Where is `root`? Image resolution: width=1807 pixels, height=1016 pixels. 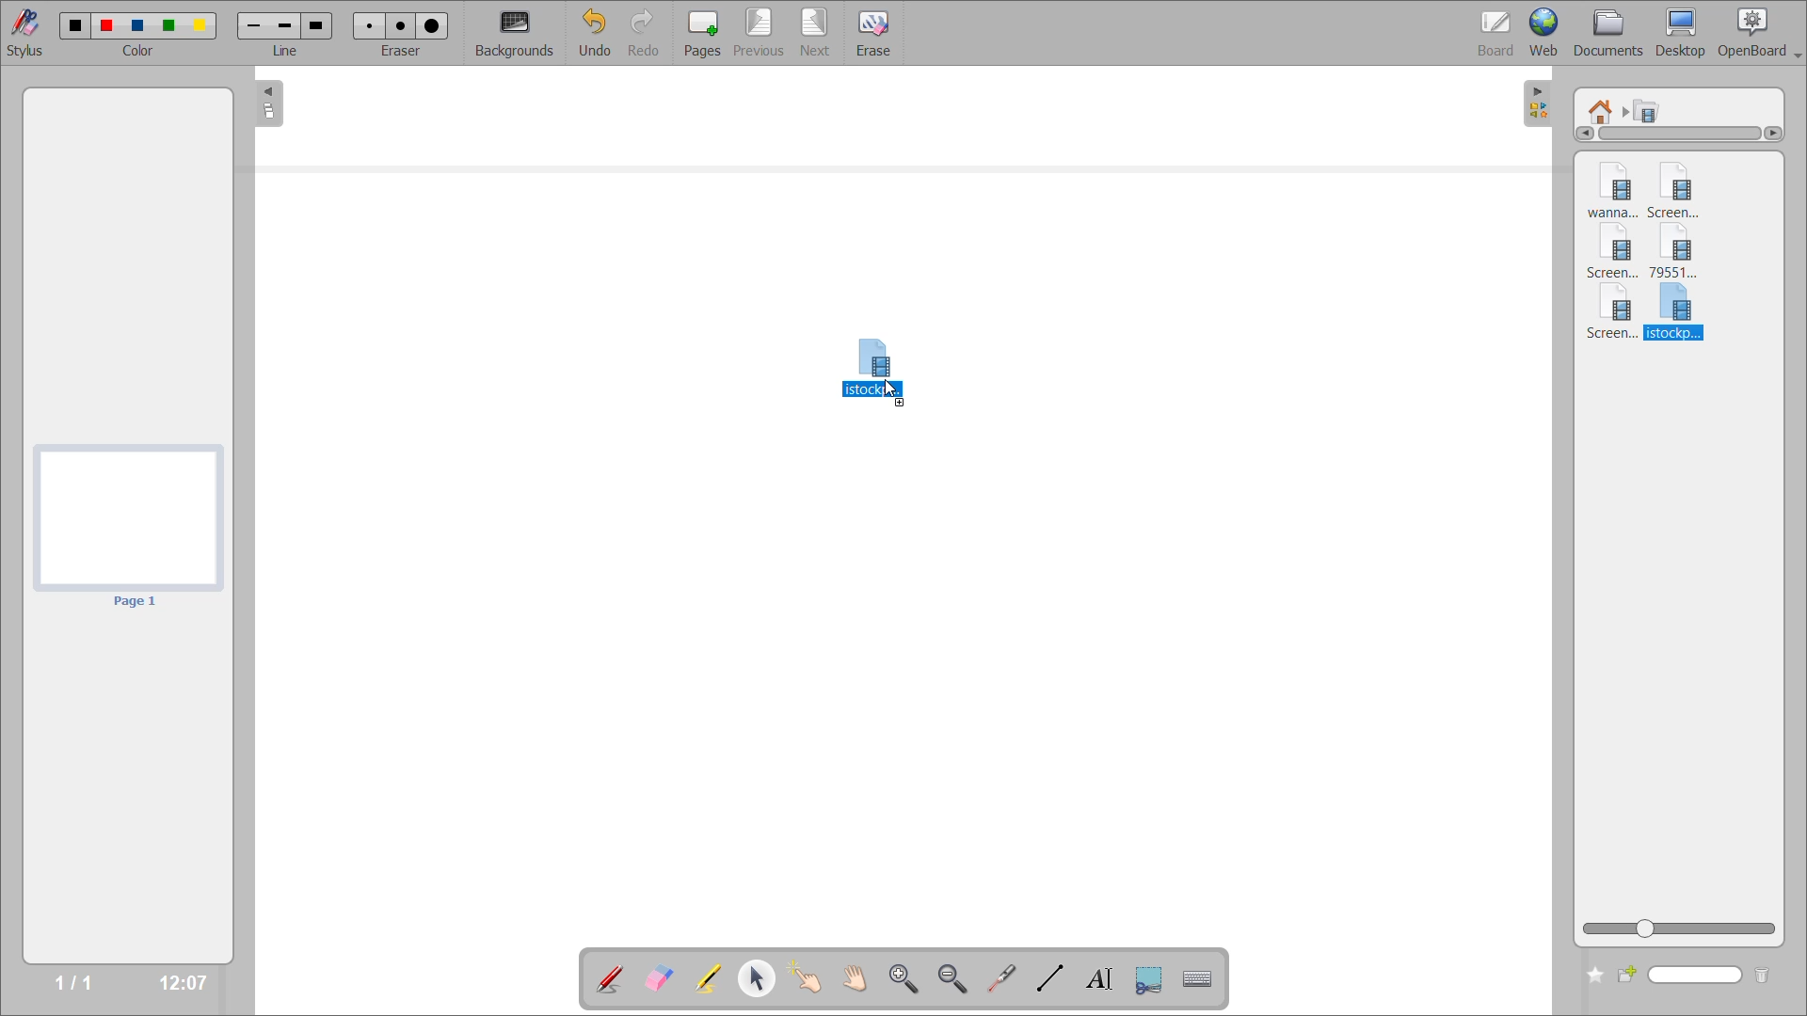 root is located at coordinates (1605, 106).